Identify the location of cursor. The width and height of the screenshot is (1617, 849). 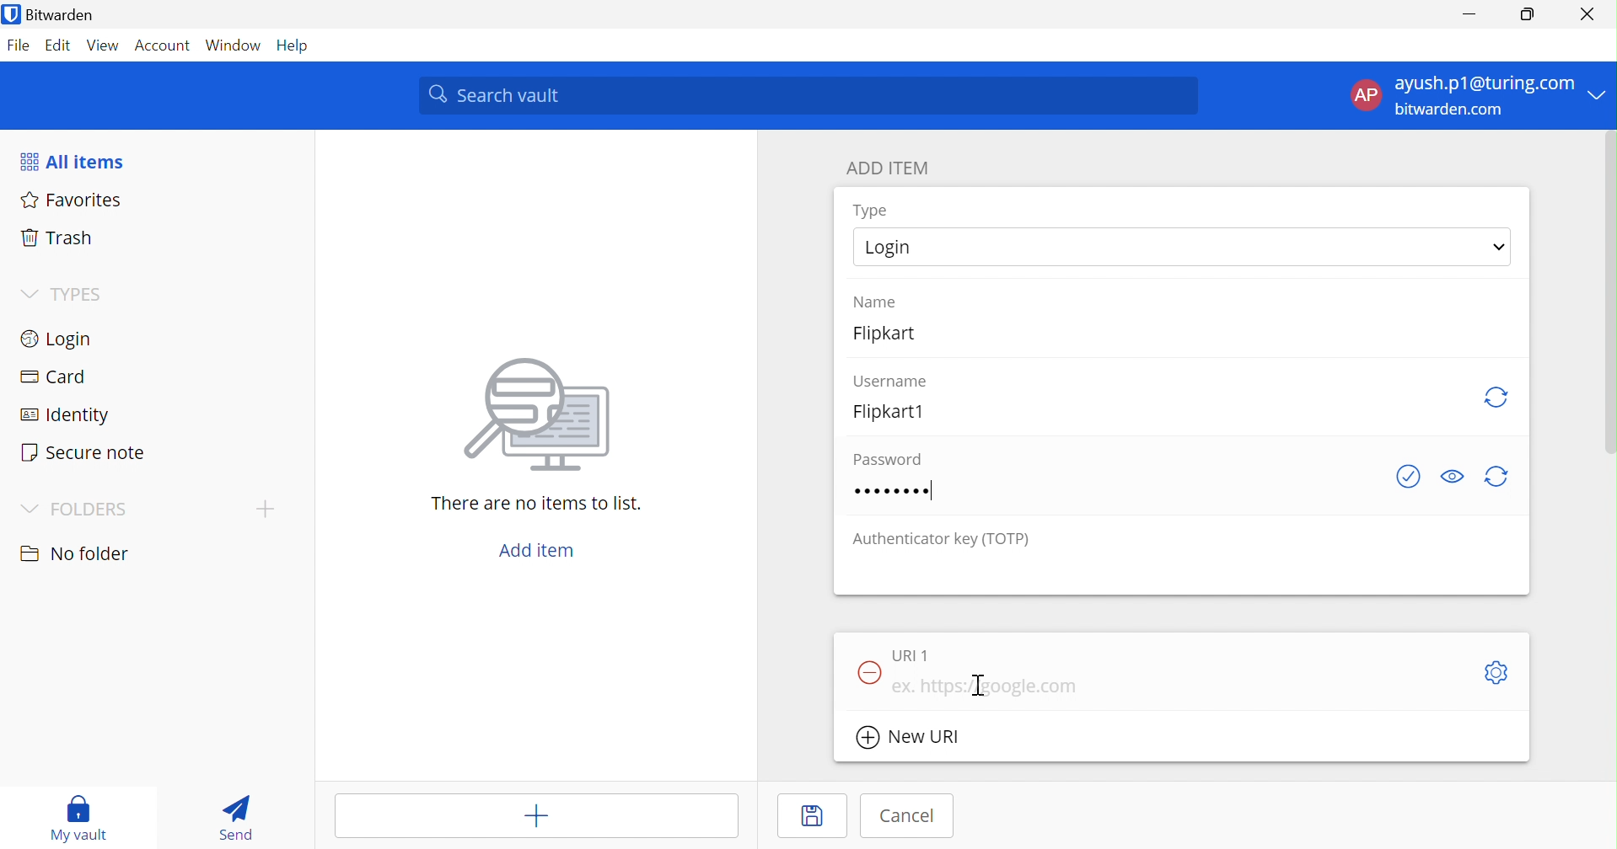
(981, 687).